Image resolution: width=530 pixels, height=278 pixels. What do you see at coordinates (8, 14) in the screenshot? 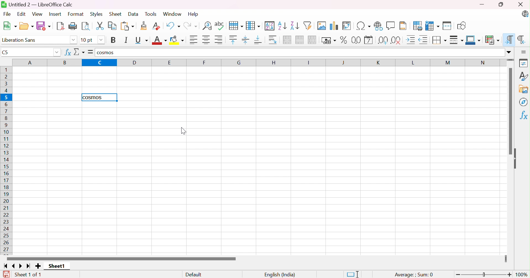
I see `File` at bounding box center [8, 14].